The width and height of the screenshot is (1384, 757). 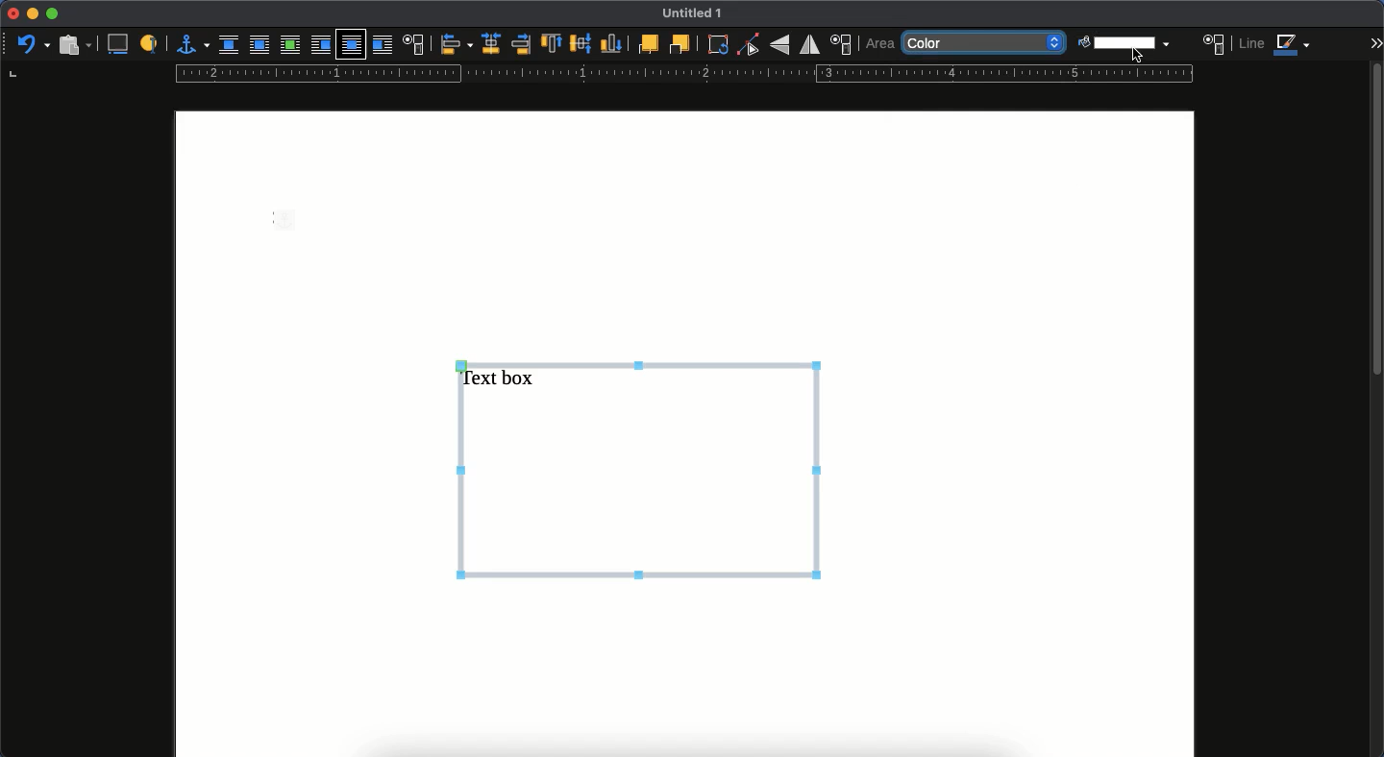 What do you see at coordinates (1215, 43) in the screenshot?
I see `area` at bounding box center [1215, 43].